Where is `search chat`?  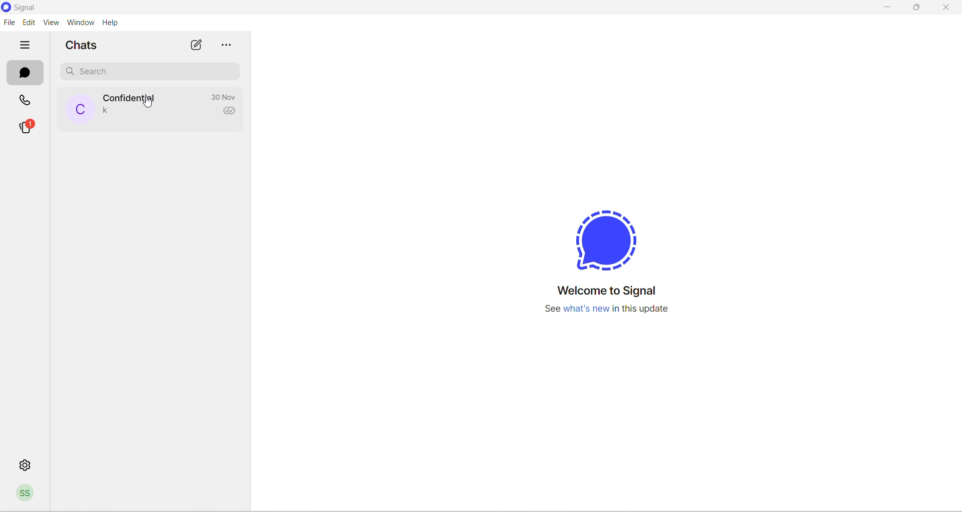
search chat is located at coordinates (152, 71).